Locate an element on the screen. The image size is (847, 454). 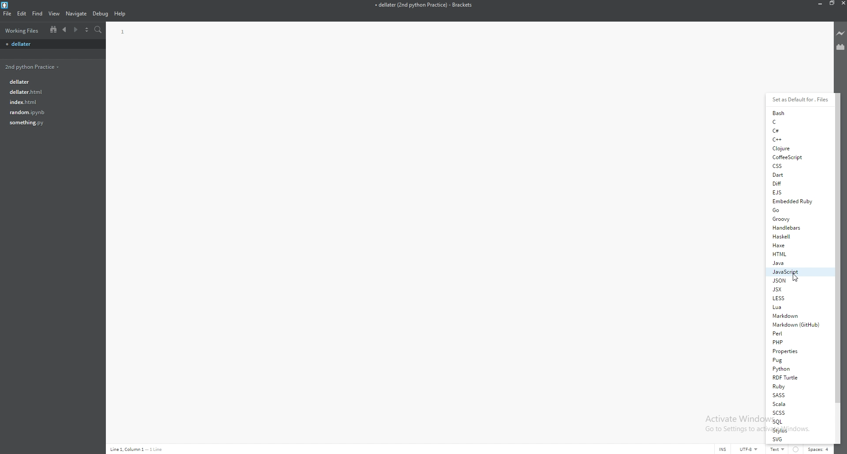
live preview is located at coordinates (841, 33).